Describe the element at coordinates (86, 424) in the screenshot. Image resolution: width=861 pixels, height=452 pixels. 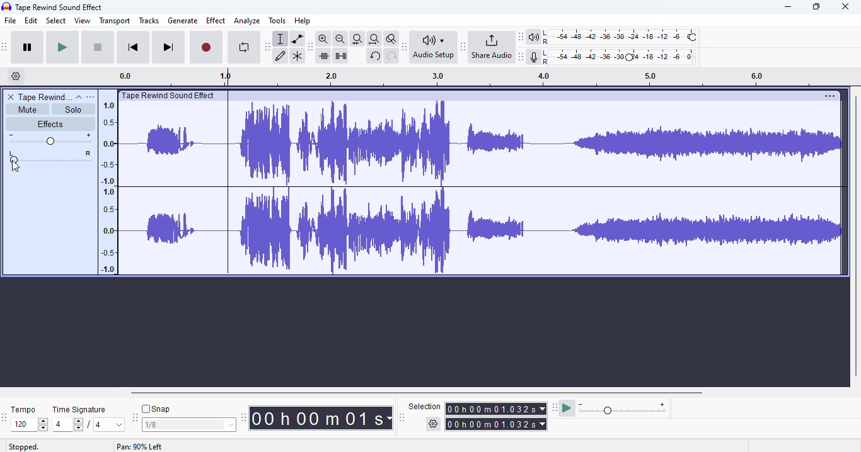
I see `4/4` at that location.